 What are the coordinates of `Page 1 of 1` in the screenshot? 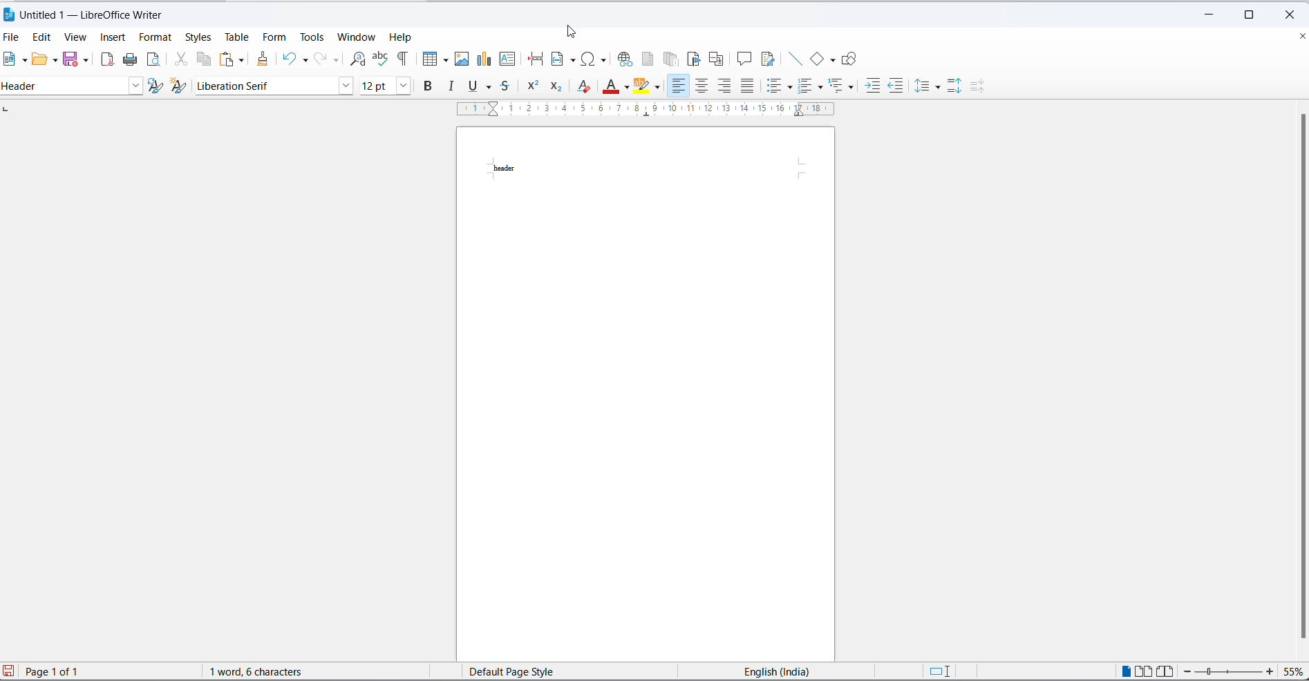 It's located at (75, 671).